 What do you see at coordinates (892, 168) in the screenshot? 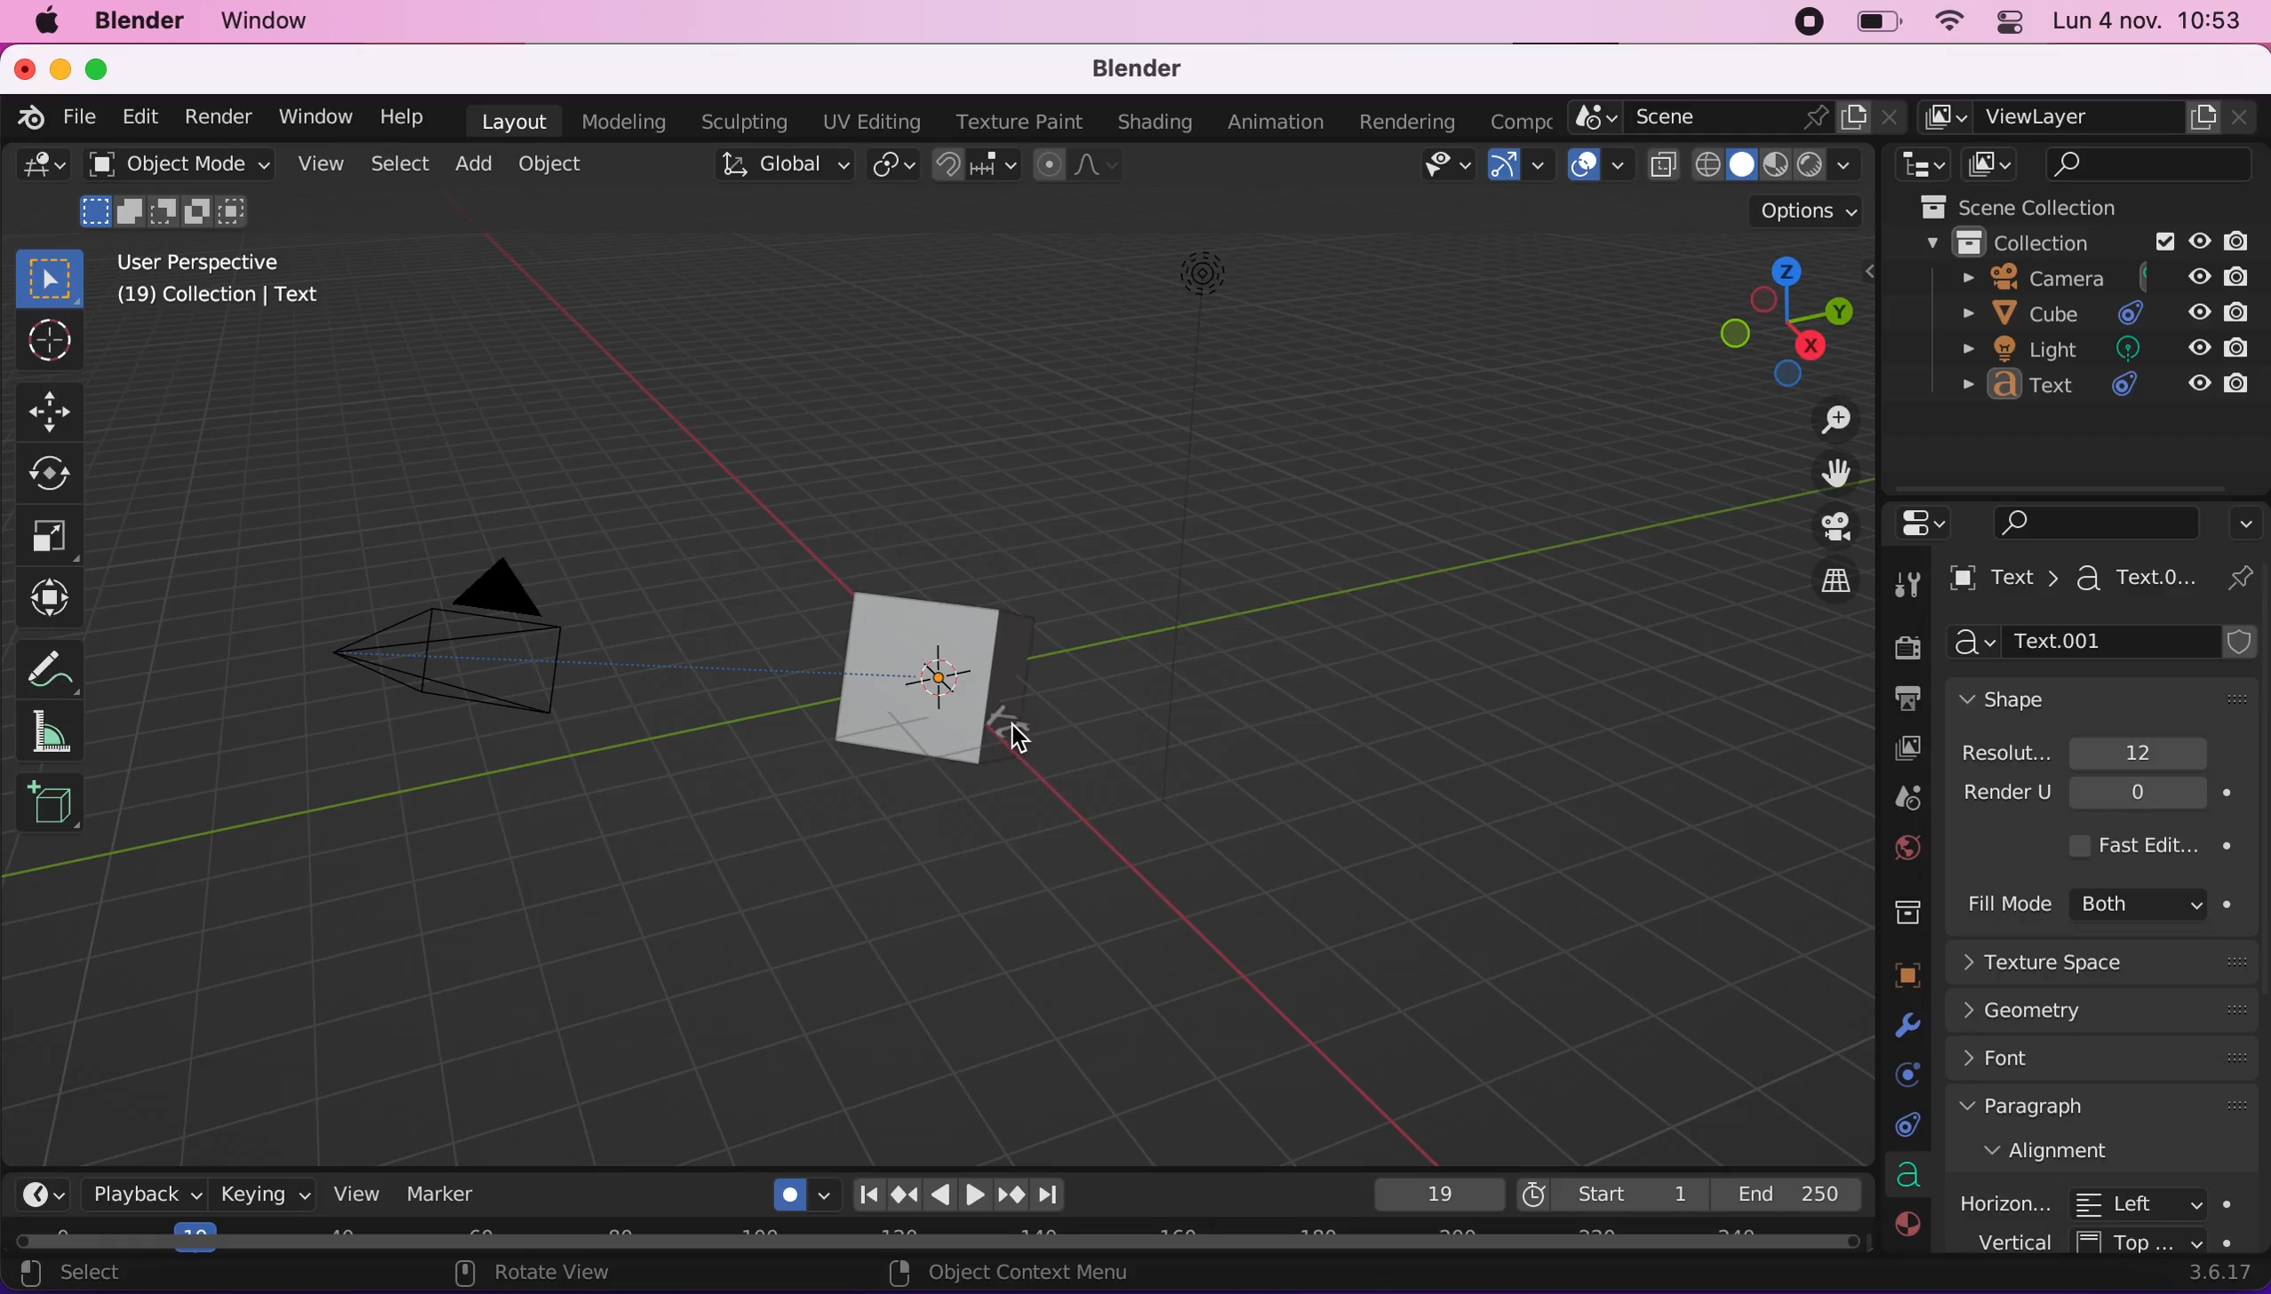
I see `transform pivot point` at bounding box center [892, 168].